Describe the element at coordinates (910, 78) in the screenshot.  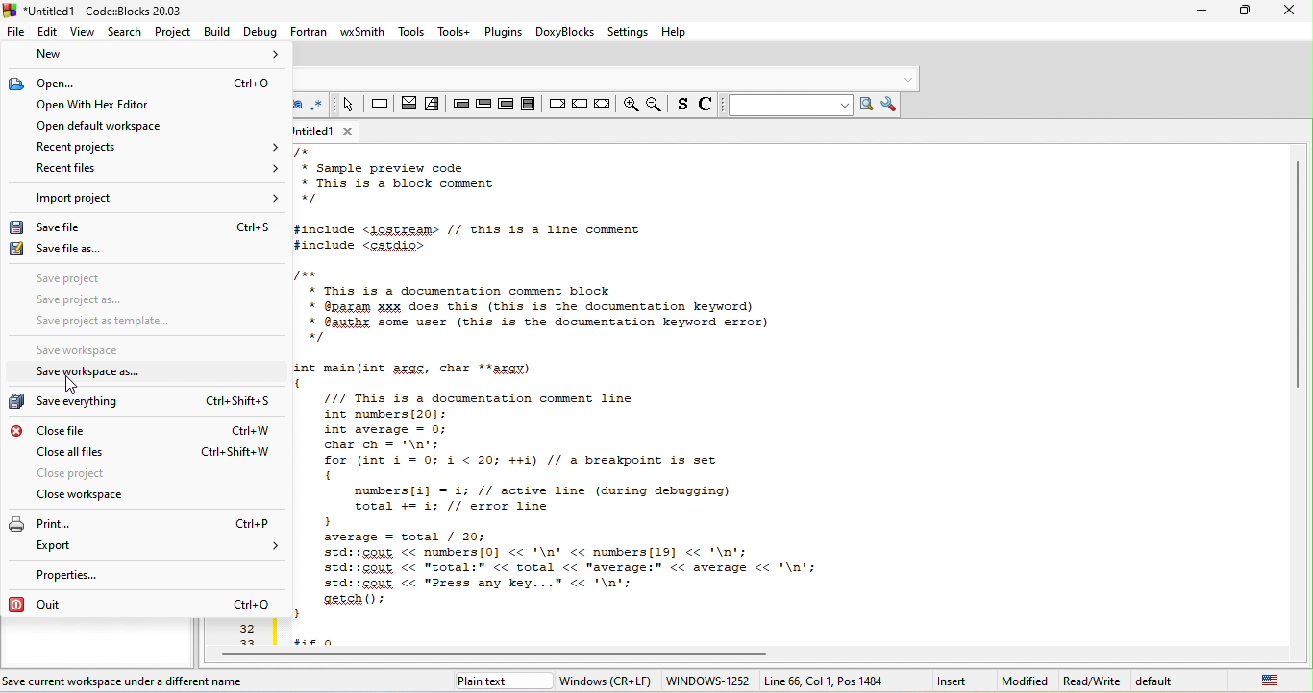
I see `dropdown` at that location.